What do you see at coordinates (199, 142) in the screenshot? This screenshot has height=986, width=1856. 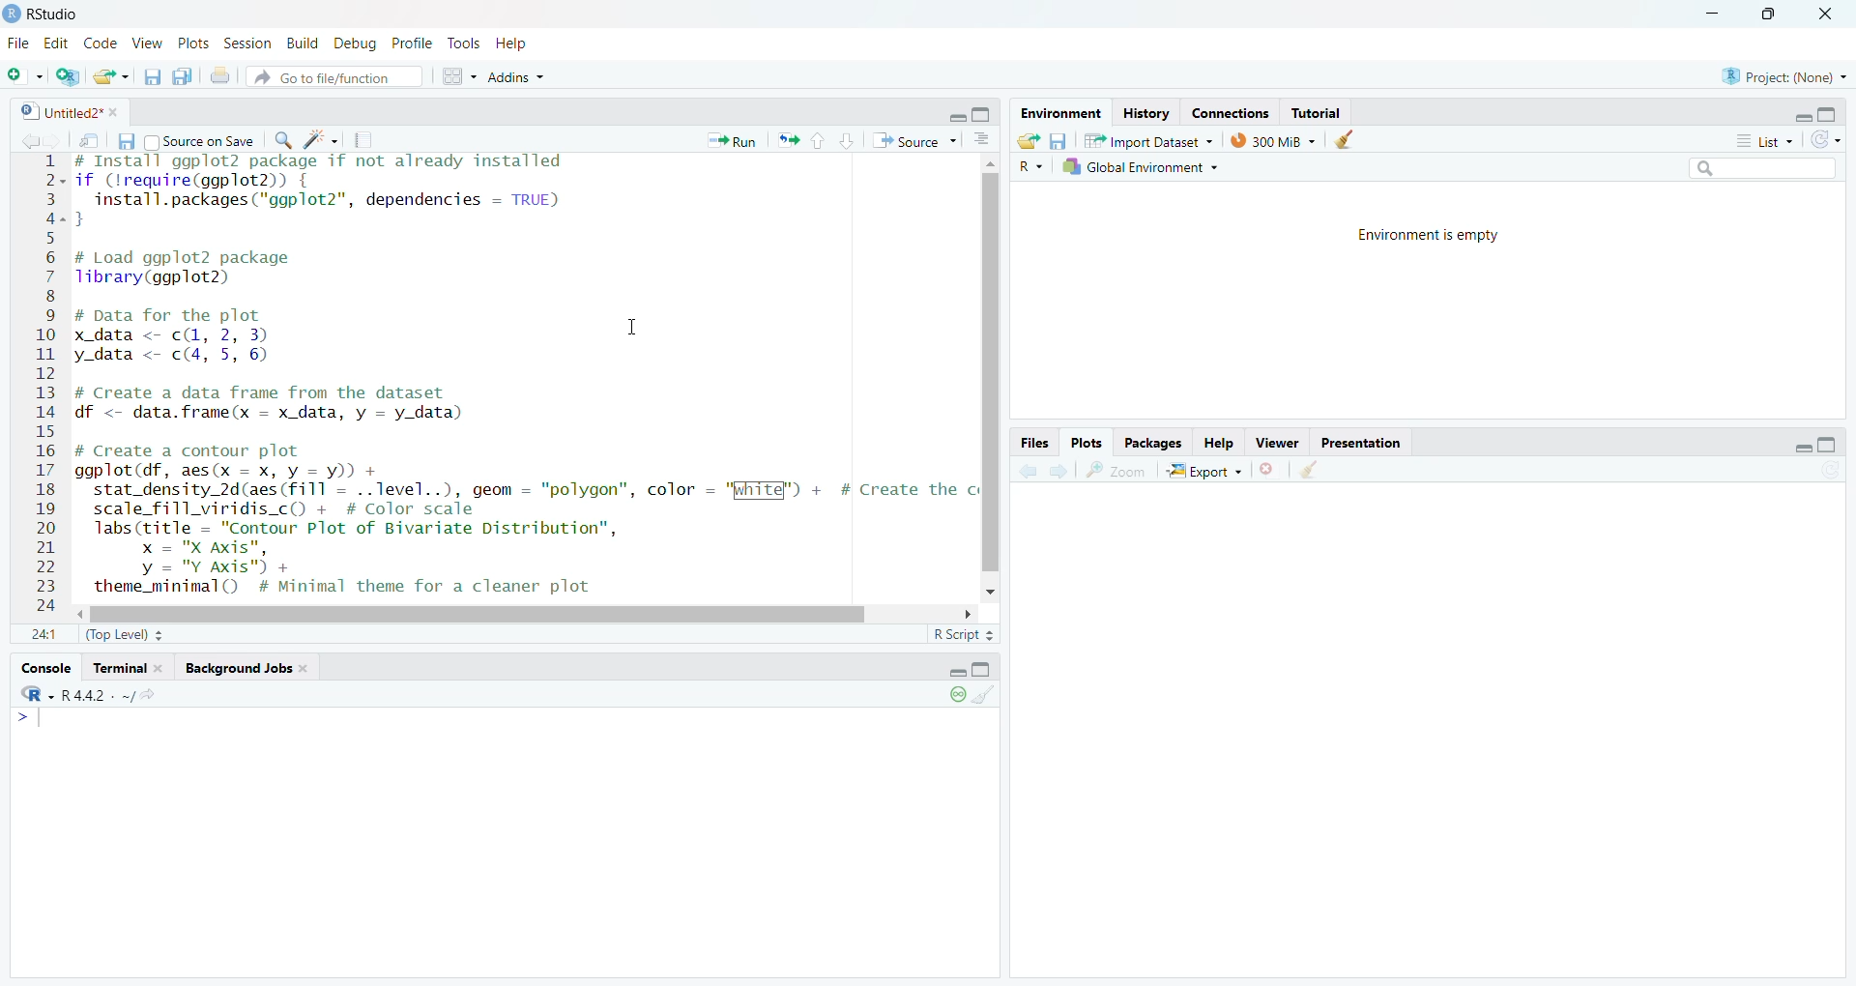 I see `Source on Save` at bounding box center [199, 142].